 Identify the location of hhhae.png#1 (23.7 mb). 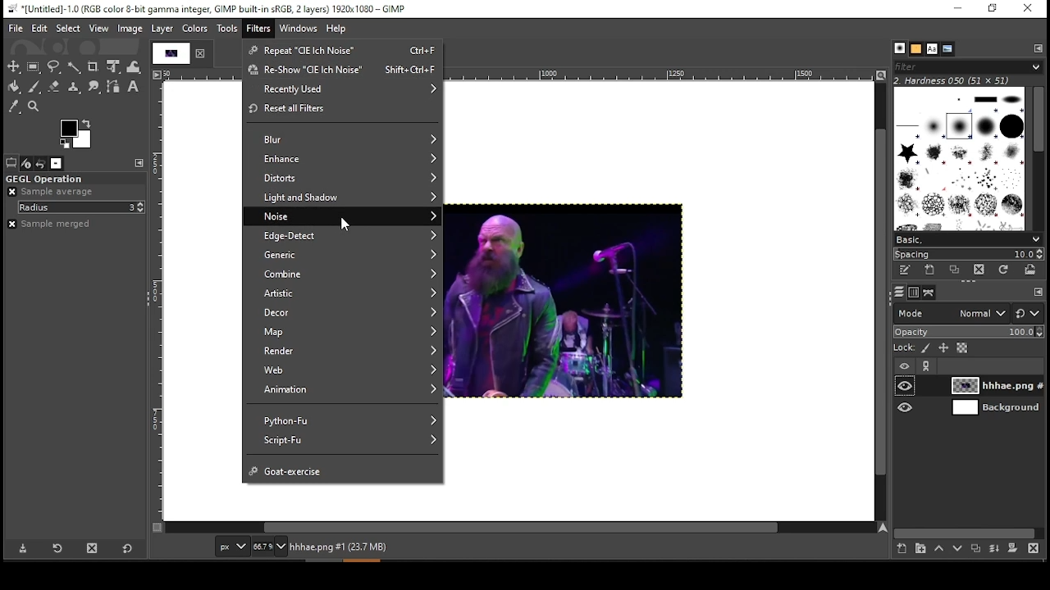
(340, 547).